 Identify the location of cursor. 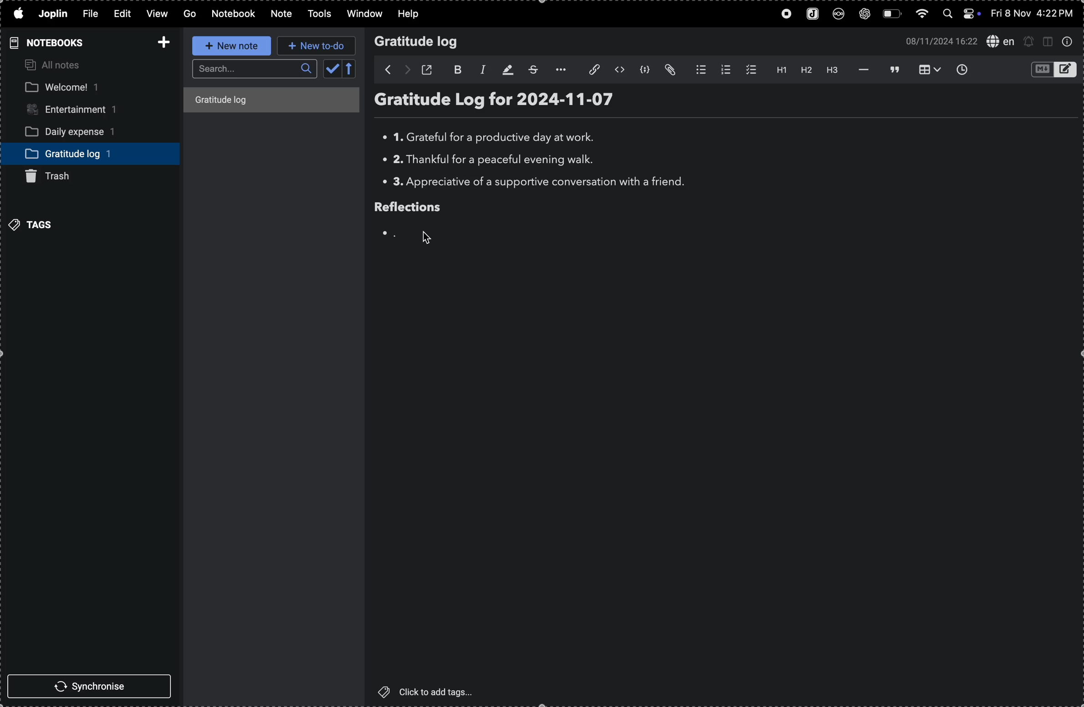
(433, 240).